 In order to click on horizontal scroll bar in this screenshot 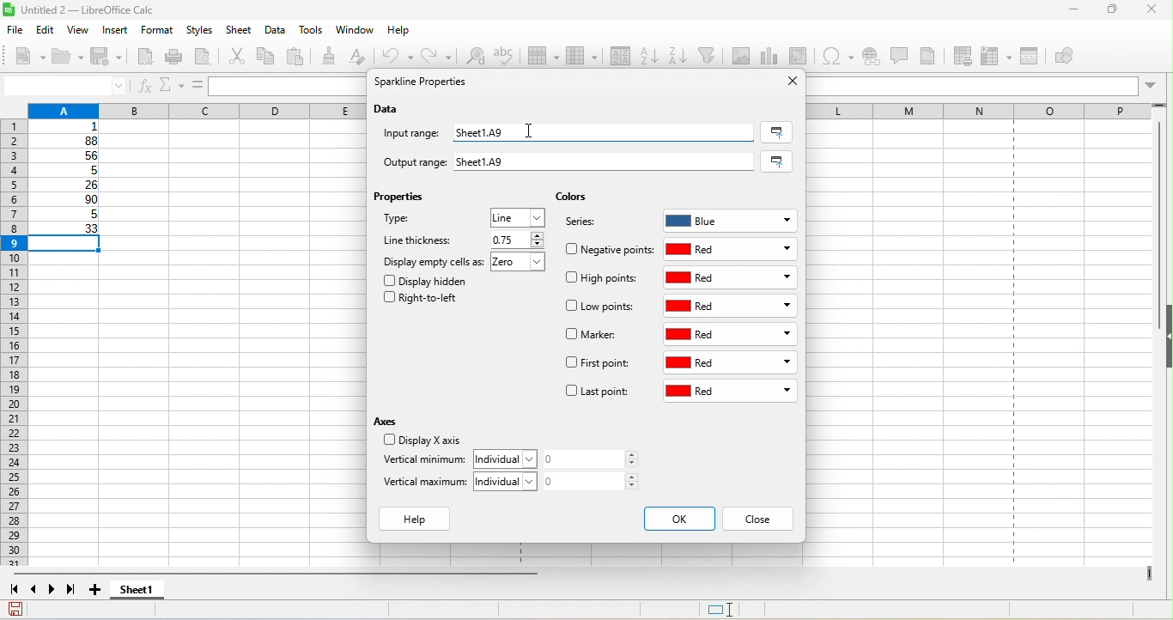, I will do `click(281, 575)`.